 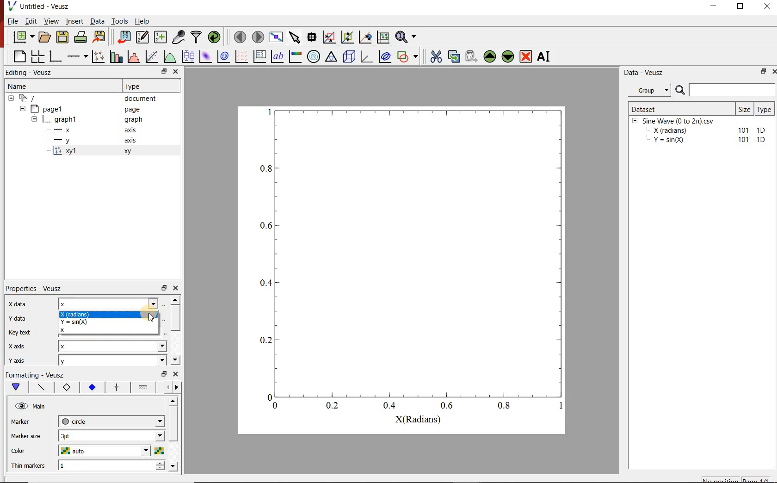 What do you see at coordinates (62, 37) in the screenshot?
I see `save document` at bounding box center [62, 37].